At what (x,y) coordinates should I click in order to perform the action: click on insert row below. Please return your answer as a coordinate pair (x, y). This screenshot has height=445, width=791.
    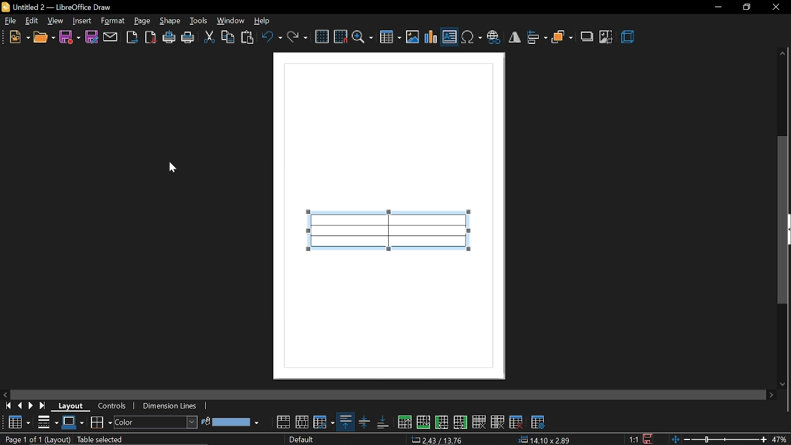
    Looking at the image, I should click on (404, 423).